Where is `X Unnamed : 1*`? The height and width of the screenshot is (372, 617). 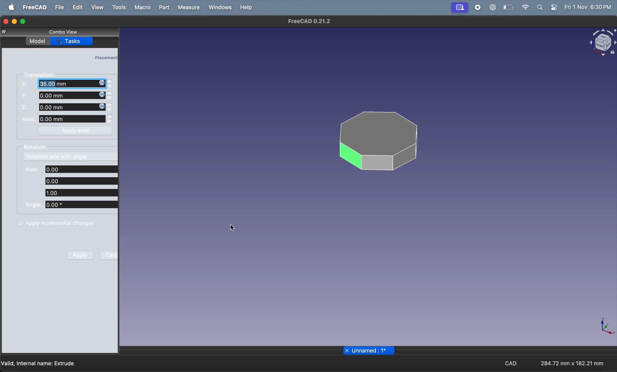 X Unnamed : 1* is located at coordinates (370, 350).